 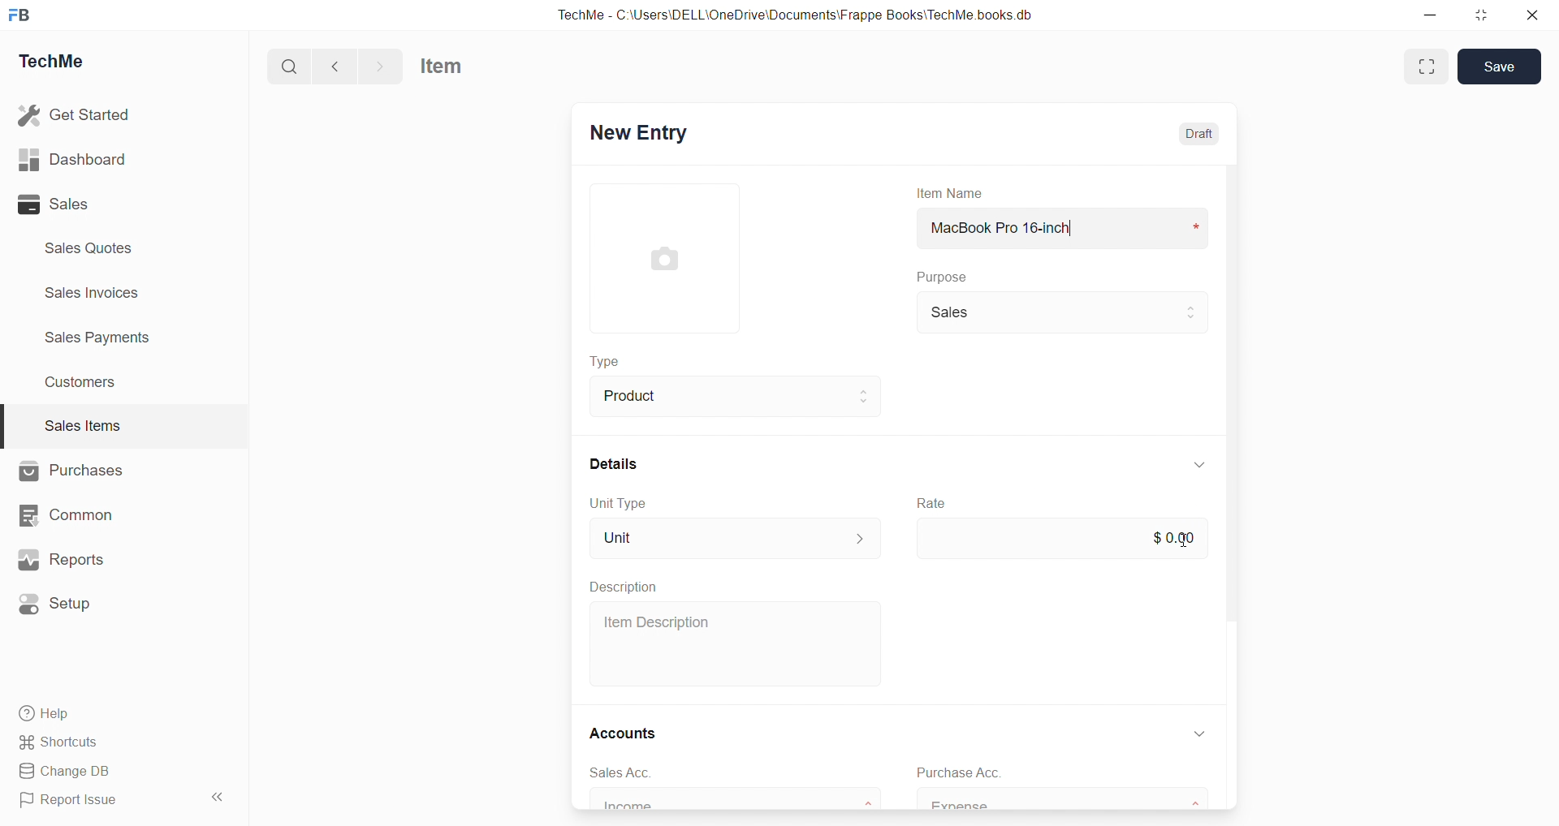 I want to click on Item Description, so click(x=655, y=622).